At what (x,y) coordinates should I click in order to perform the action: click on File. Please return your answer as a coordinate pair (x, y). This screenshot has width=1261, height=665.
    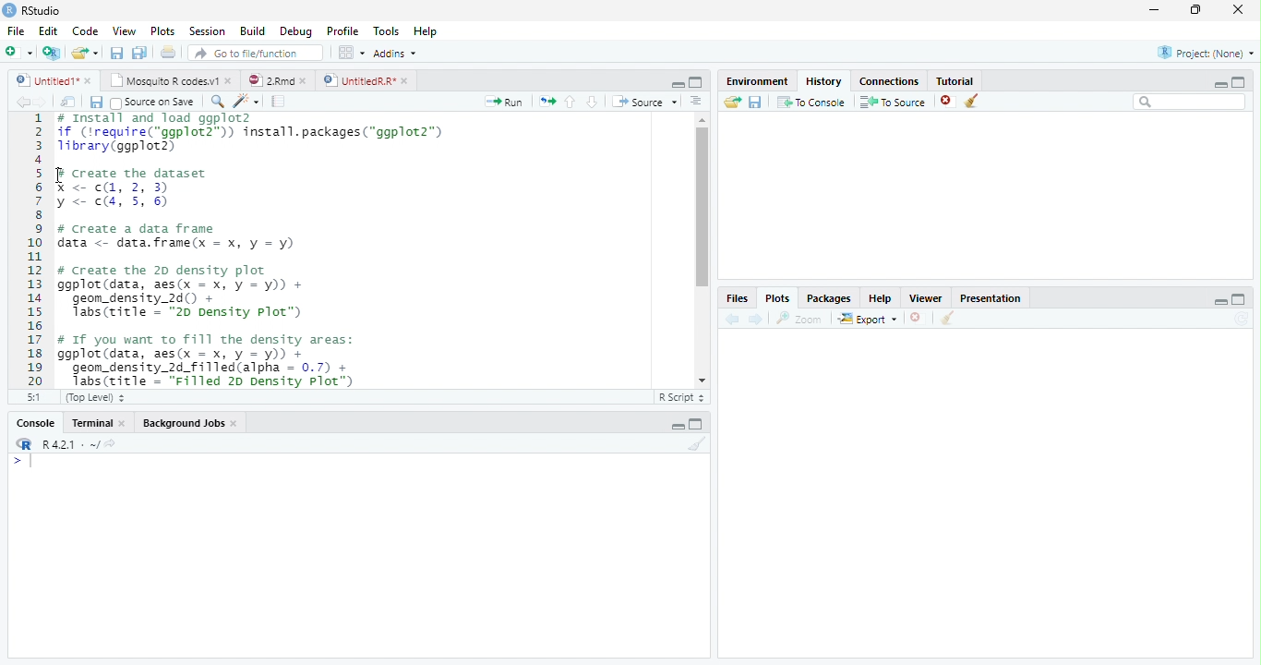
    Looking at the image, I should click on (16, 32).